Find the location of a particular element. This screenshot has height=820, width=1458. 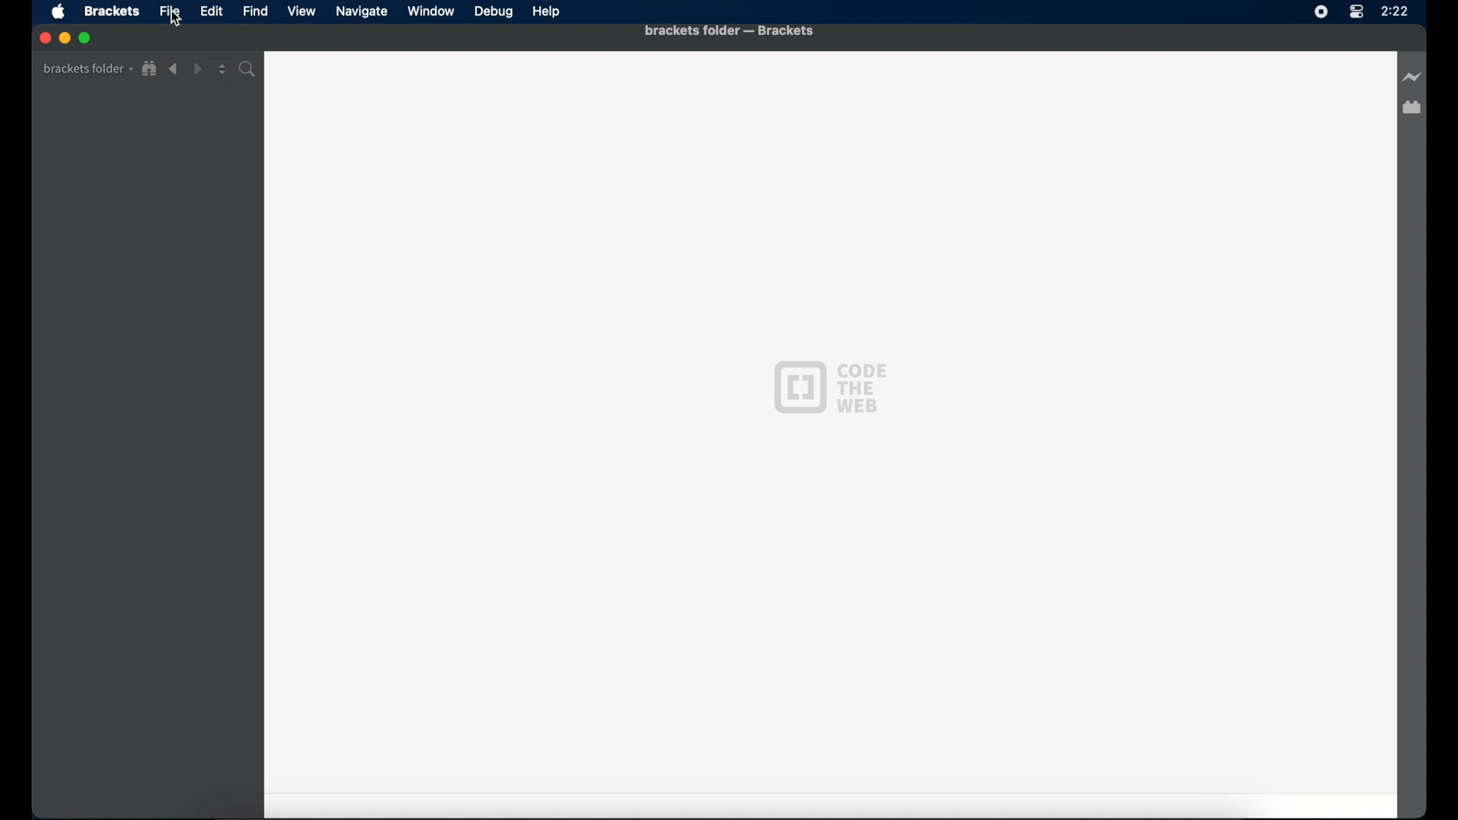

forward is located at coordinates (197, 69).